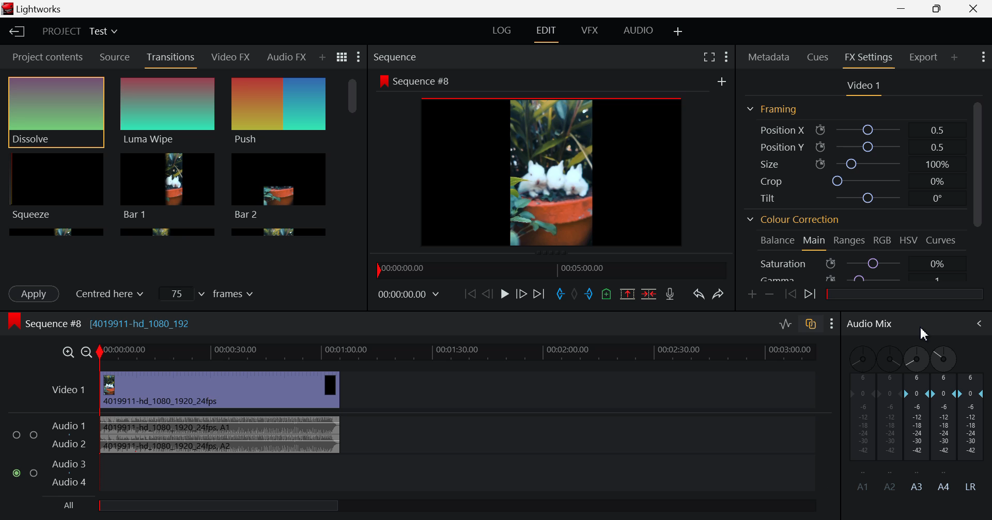 The image size is (992, 520). What do you see at coordinates (769, 294) in the screenshot?
I see `Remove keyframe` at bounding box center [769, 294].